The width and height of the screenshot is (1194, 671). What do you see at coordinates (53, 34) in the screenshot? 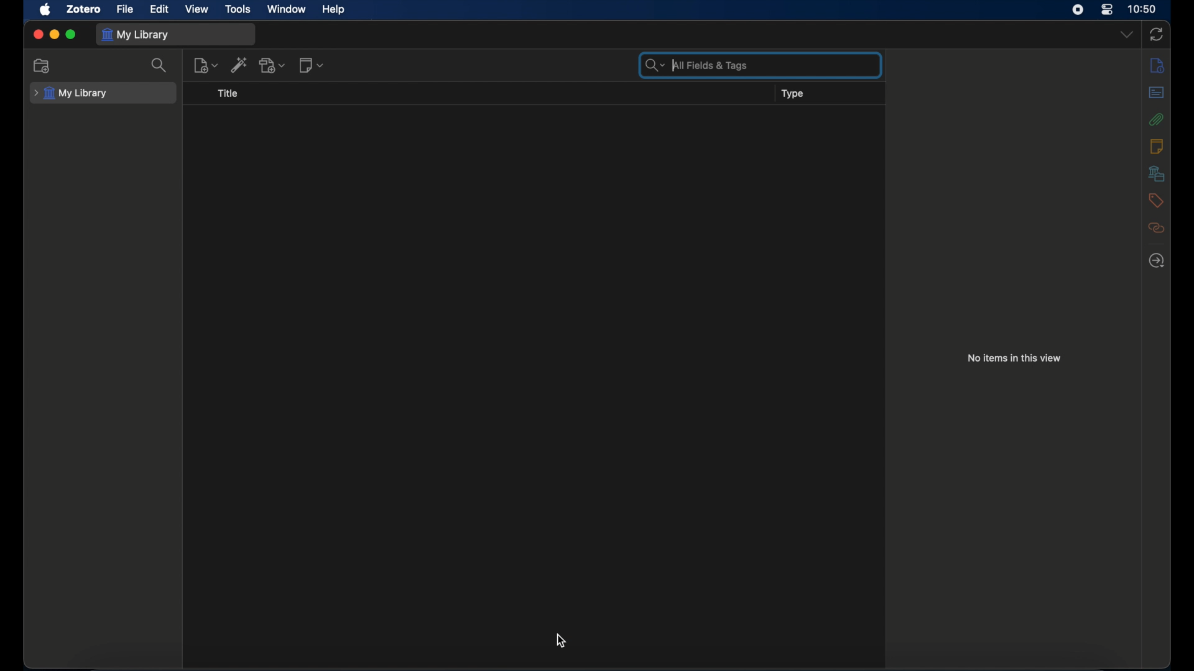
I see `minimize` at bounding box center [53, 34].